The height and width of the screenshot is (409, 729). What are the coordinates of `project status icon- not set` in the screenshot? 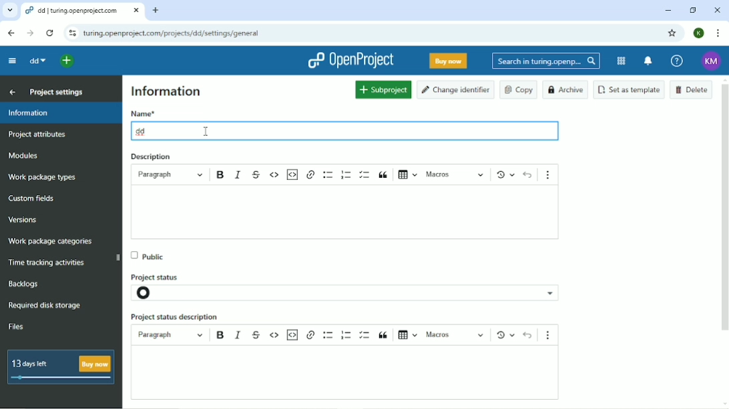 It's located at (154, 293).